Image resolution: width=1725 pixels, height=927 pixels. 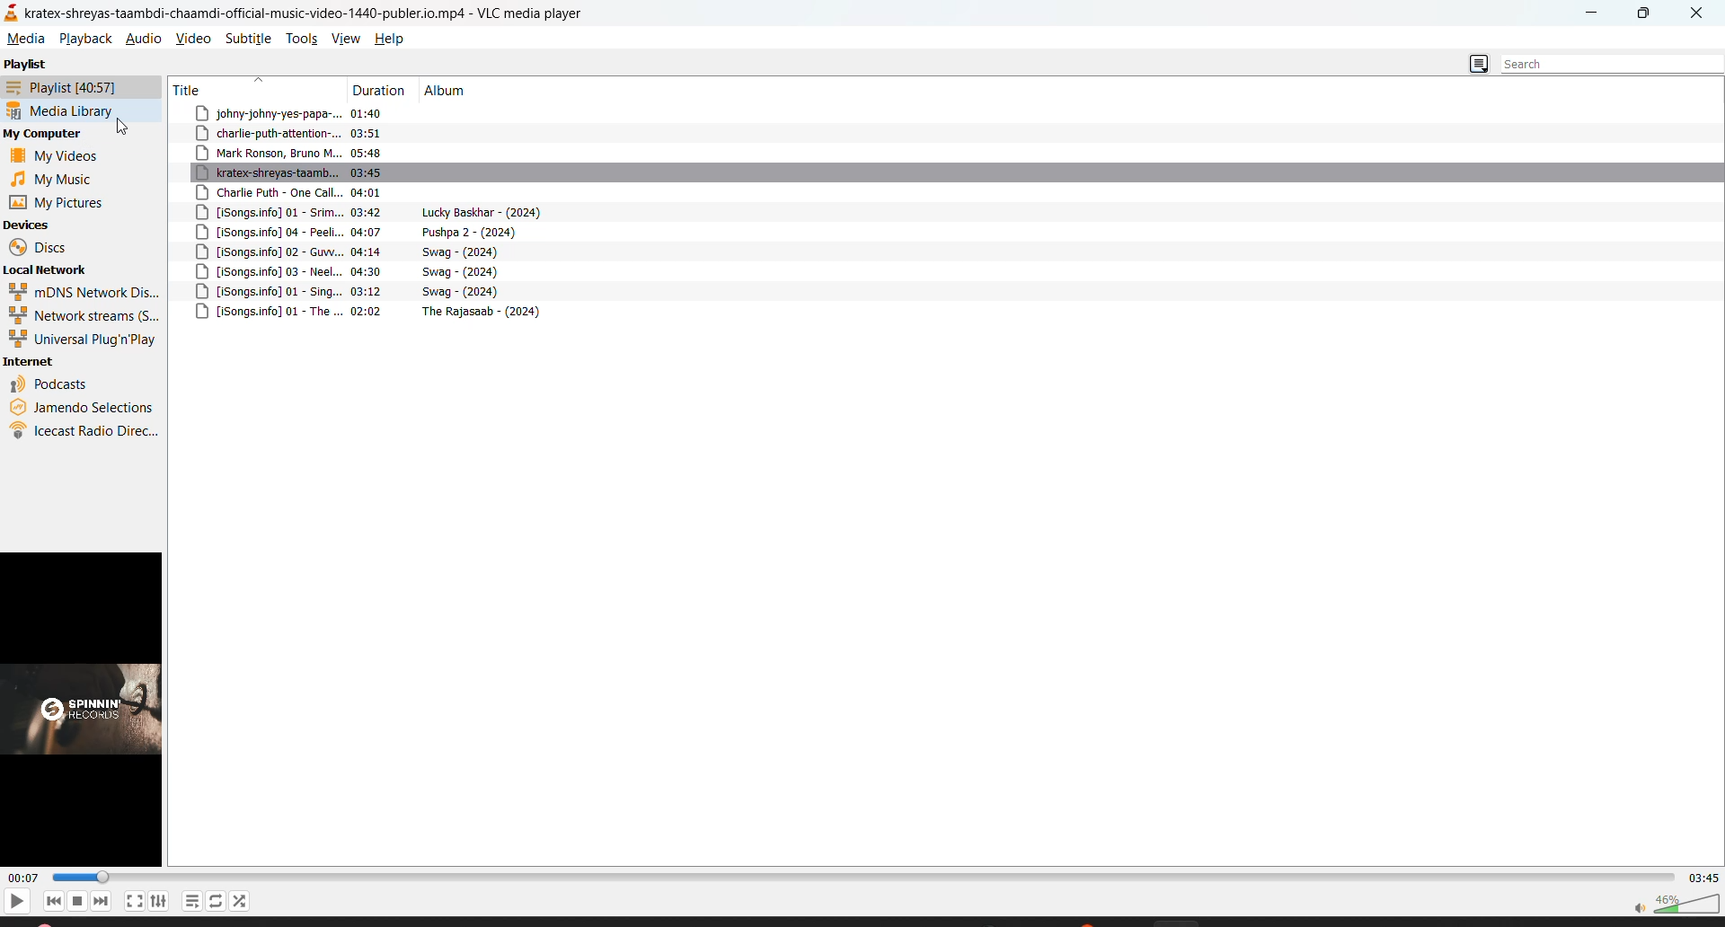 I want to click on playlist, so click(x=72, y=88).